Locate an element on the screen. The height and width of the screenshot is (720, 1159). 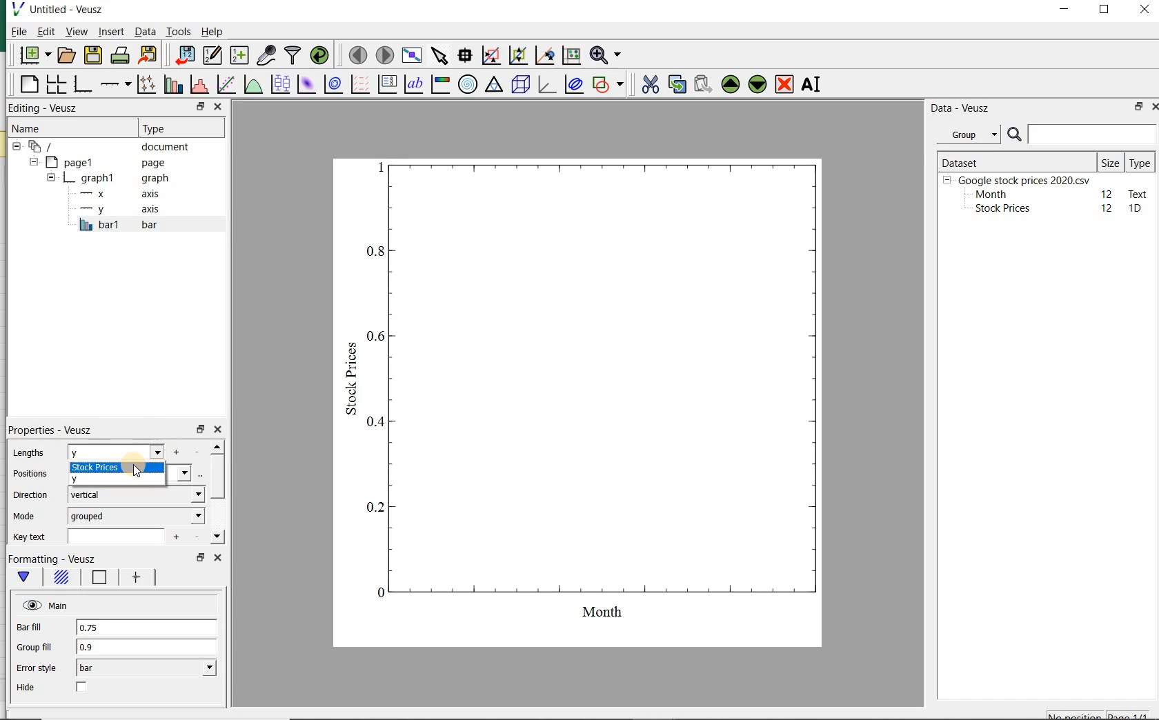
scrollbar is located at coordinates (217, 494).